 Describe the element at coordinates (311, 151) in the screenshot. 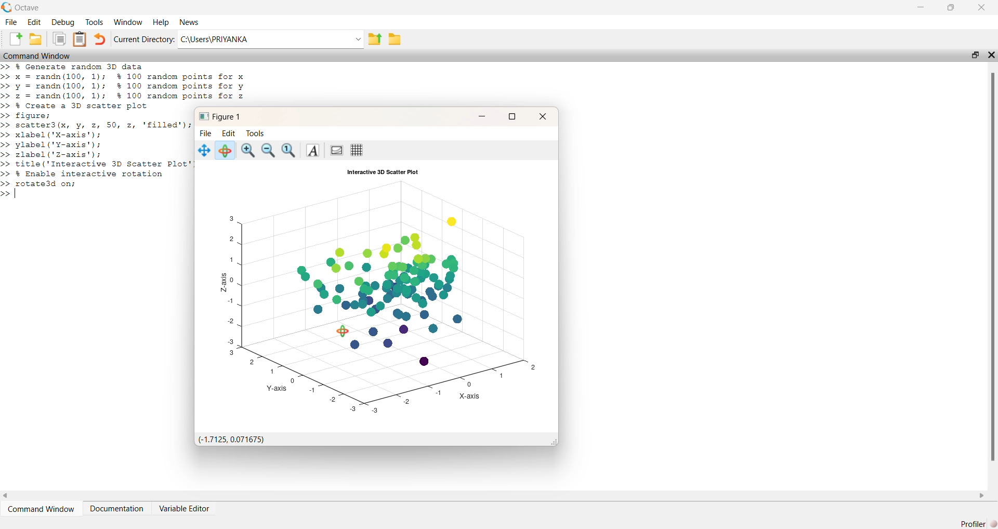

I see `font` at that location.